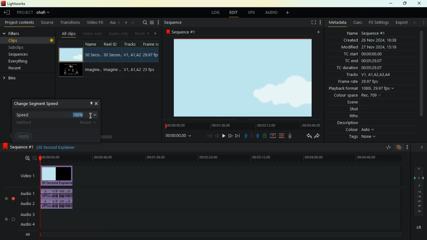  Describe the element at coordinates (21, 23) in the screenshot. I see `project contents` at that location.